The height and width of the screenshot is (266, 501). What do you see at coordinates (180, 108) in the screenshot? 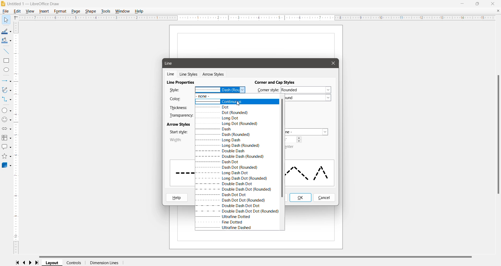
I see `Thickness` at bounding box center [180, 108].